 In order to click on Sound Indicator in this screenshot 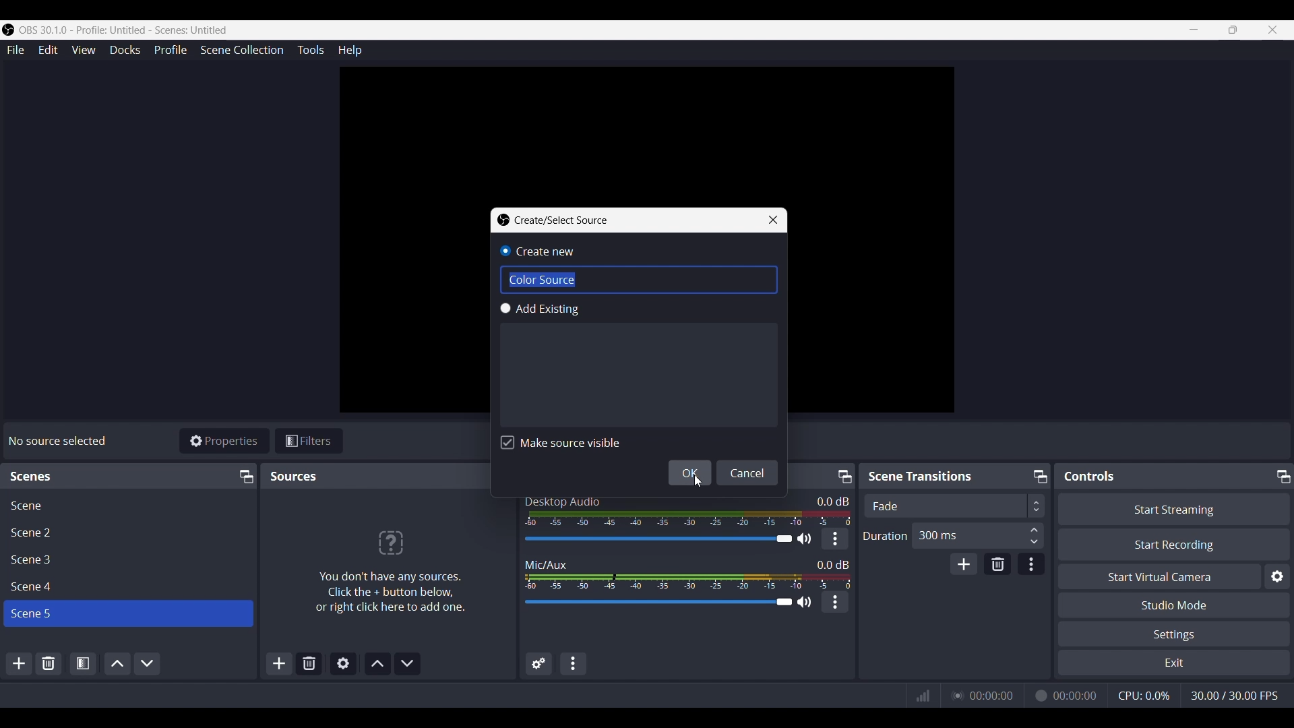, I will do `click(686, 581)`.